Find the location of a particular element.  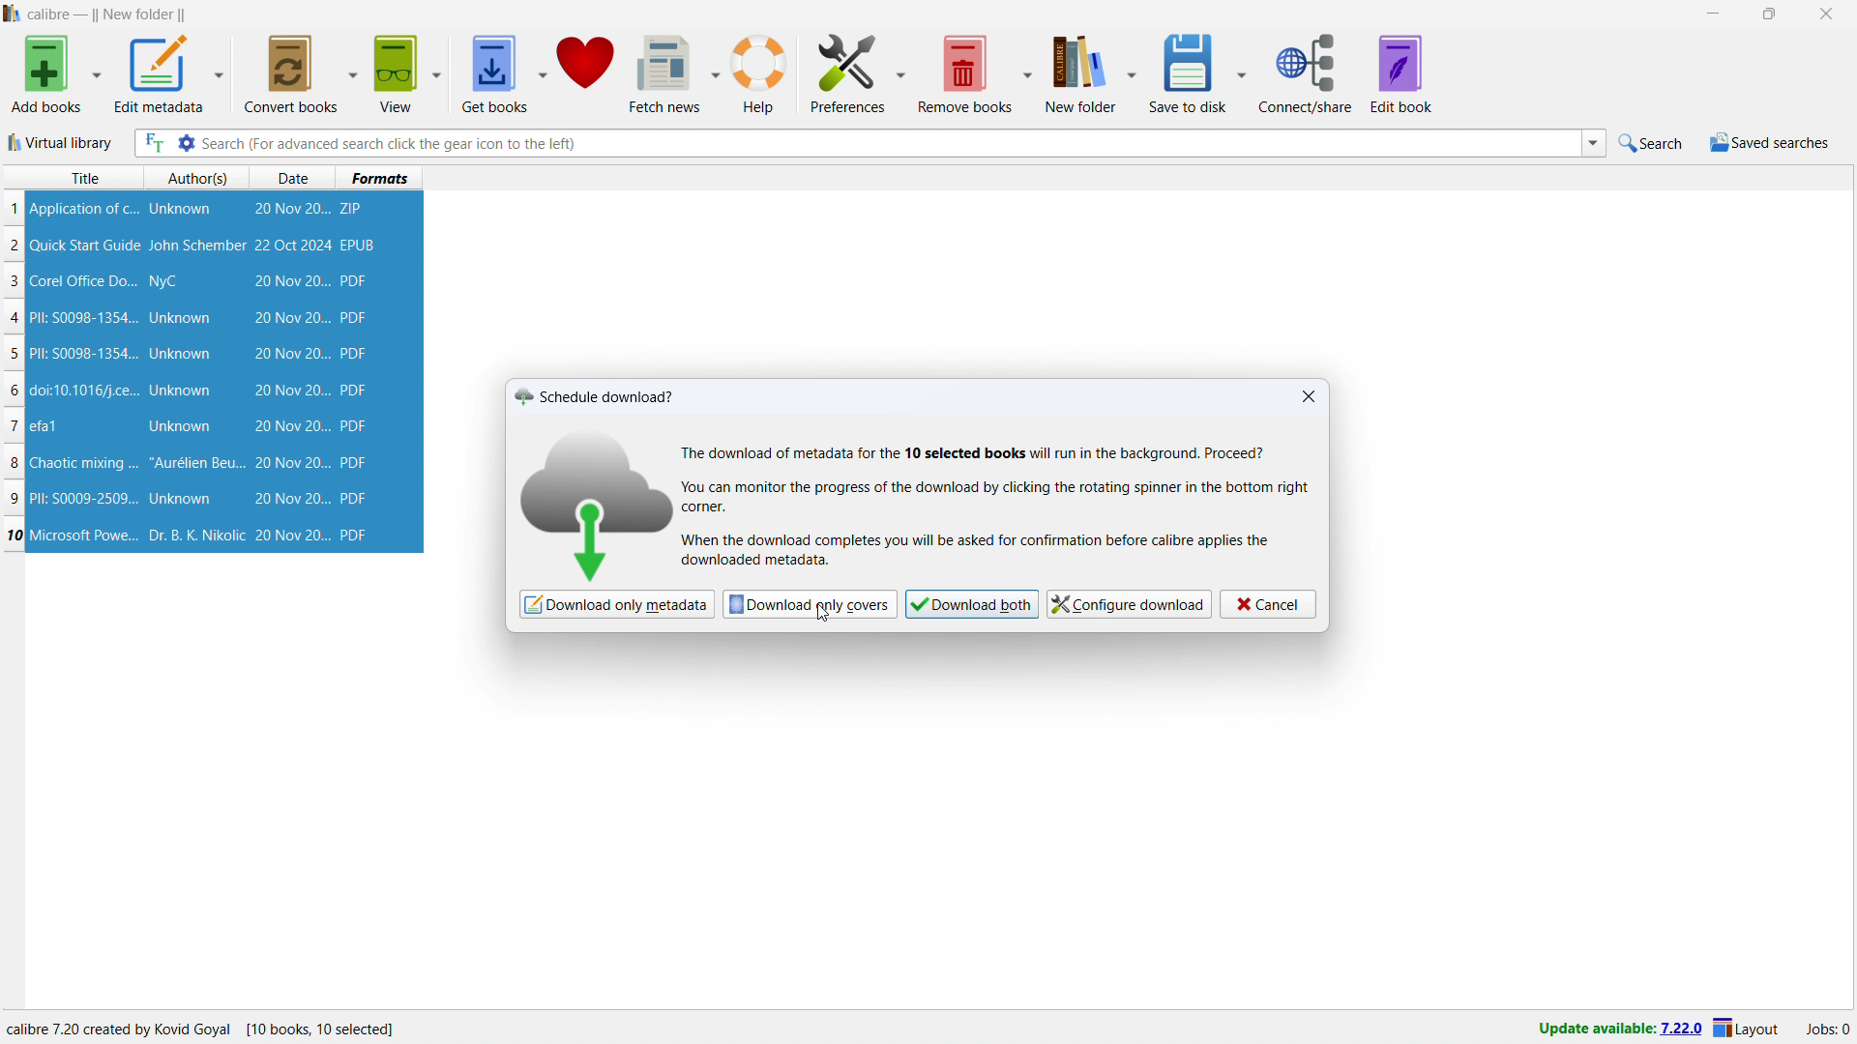

fetch new is located at coordinates (664, 73).